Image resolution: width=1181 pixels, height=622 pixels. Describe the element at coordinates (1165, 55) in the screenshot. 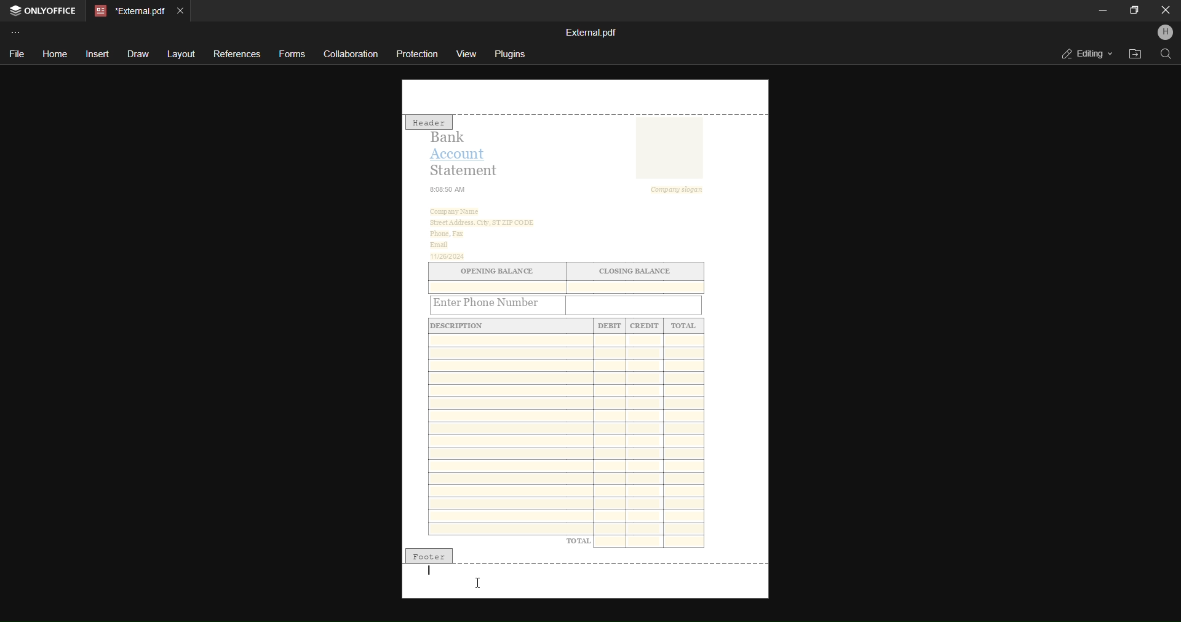

I see `search` at that location.